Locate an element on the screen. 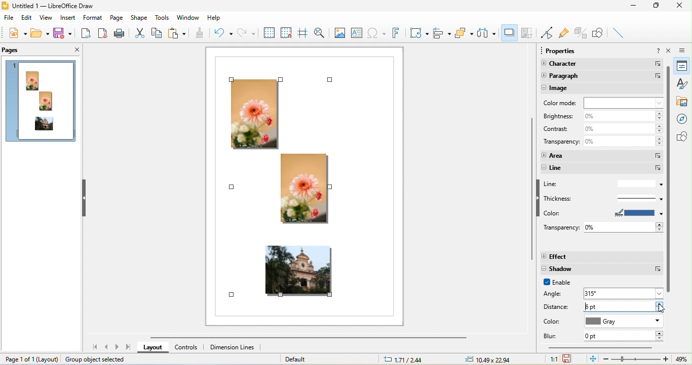  paste is located at coordinates (178, 33).